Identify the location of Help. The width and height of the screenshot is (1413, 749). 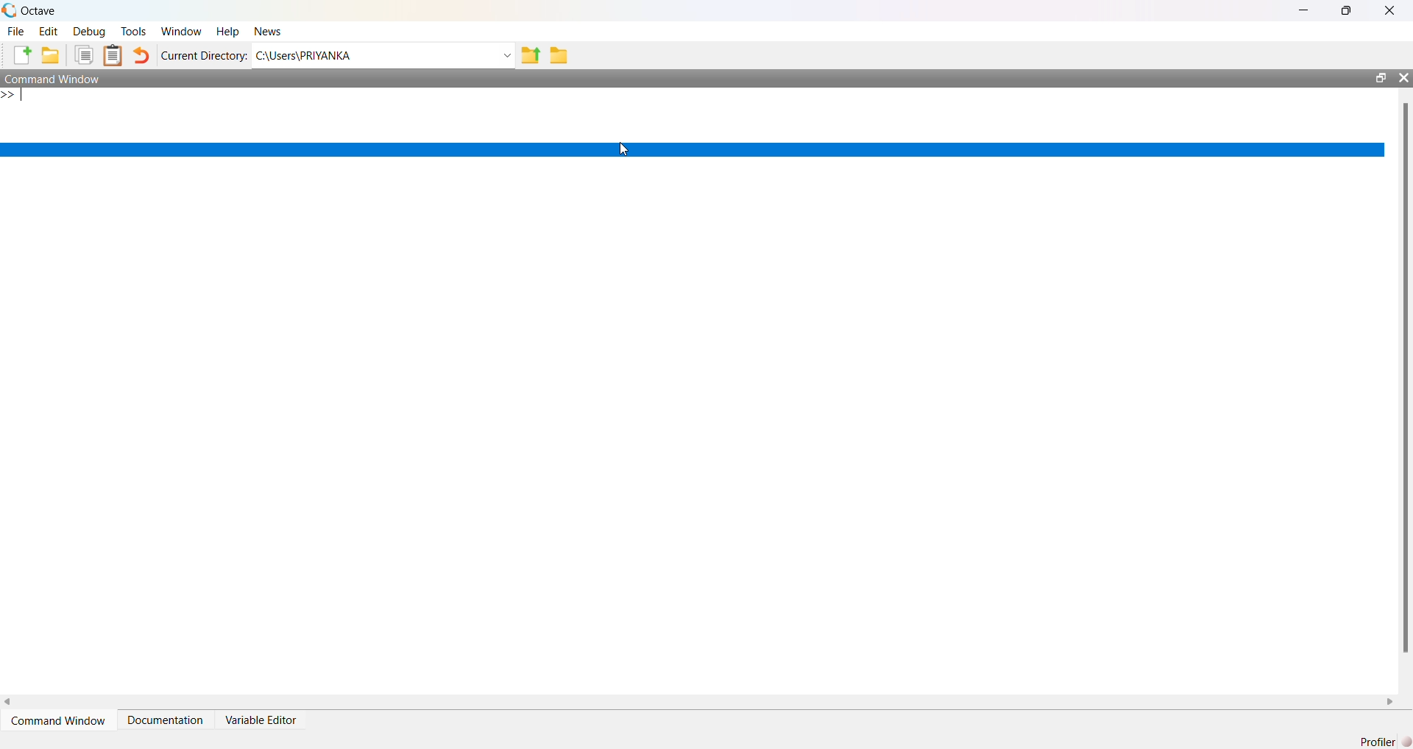
(227, 32).